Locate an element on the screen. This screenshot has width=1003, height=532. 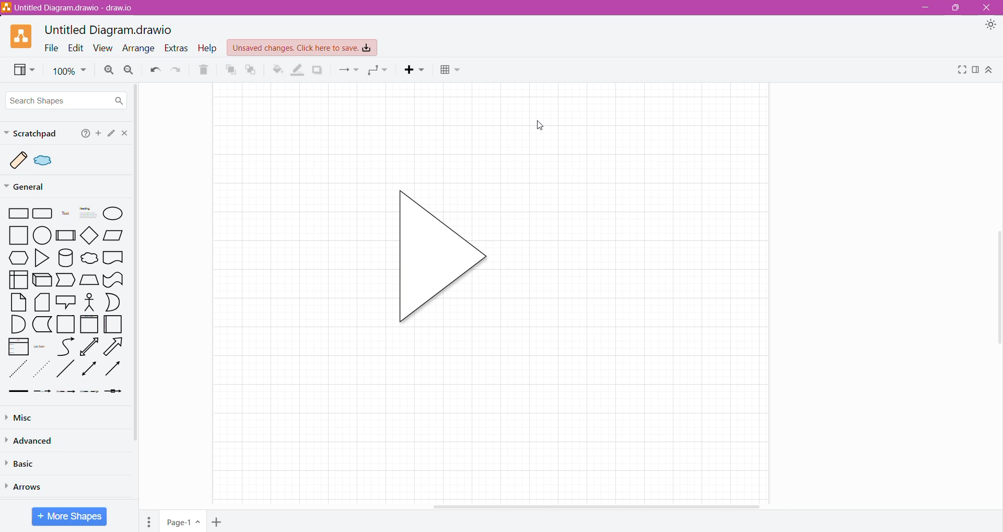
Shadow is located at coordinates (318, 70).